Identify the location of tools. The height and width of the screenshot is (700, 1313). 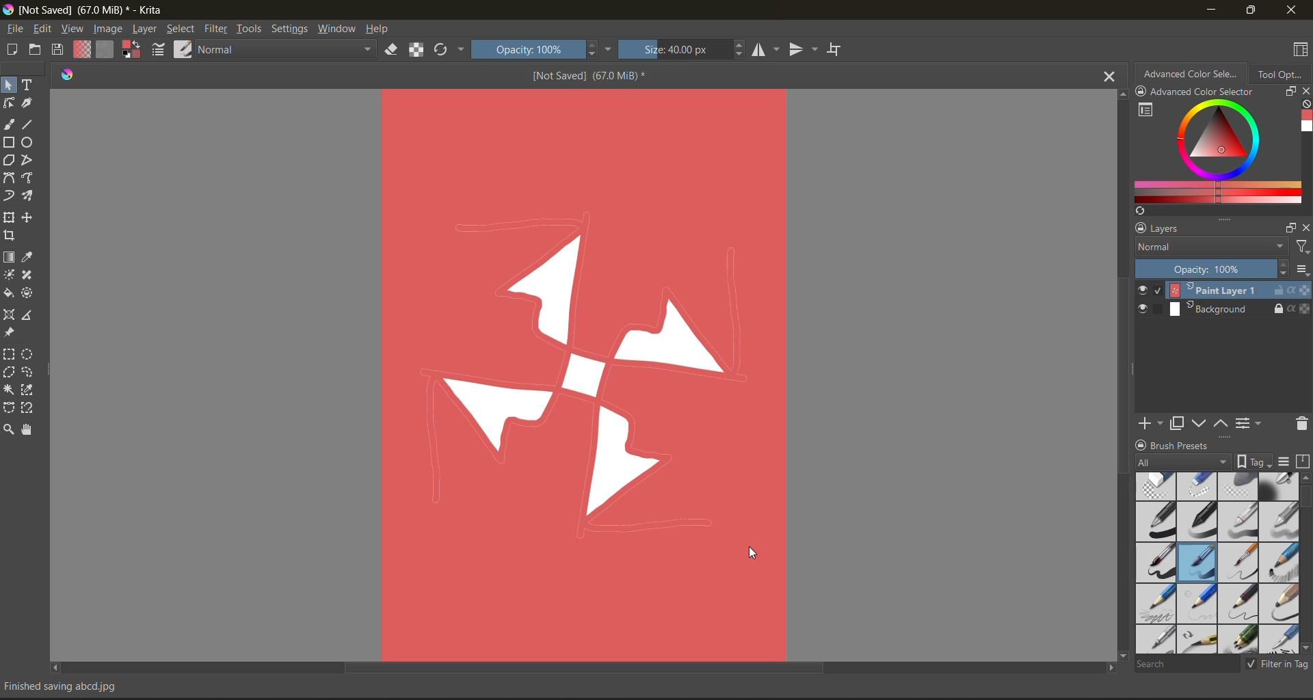
(29, 258).